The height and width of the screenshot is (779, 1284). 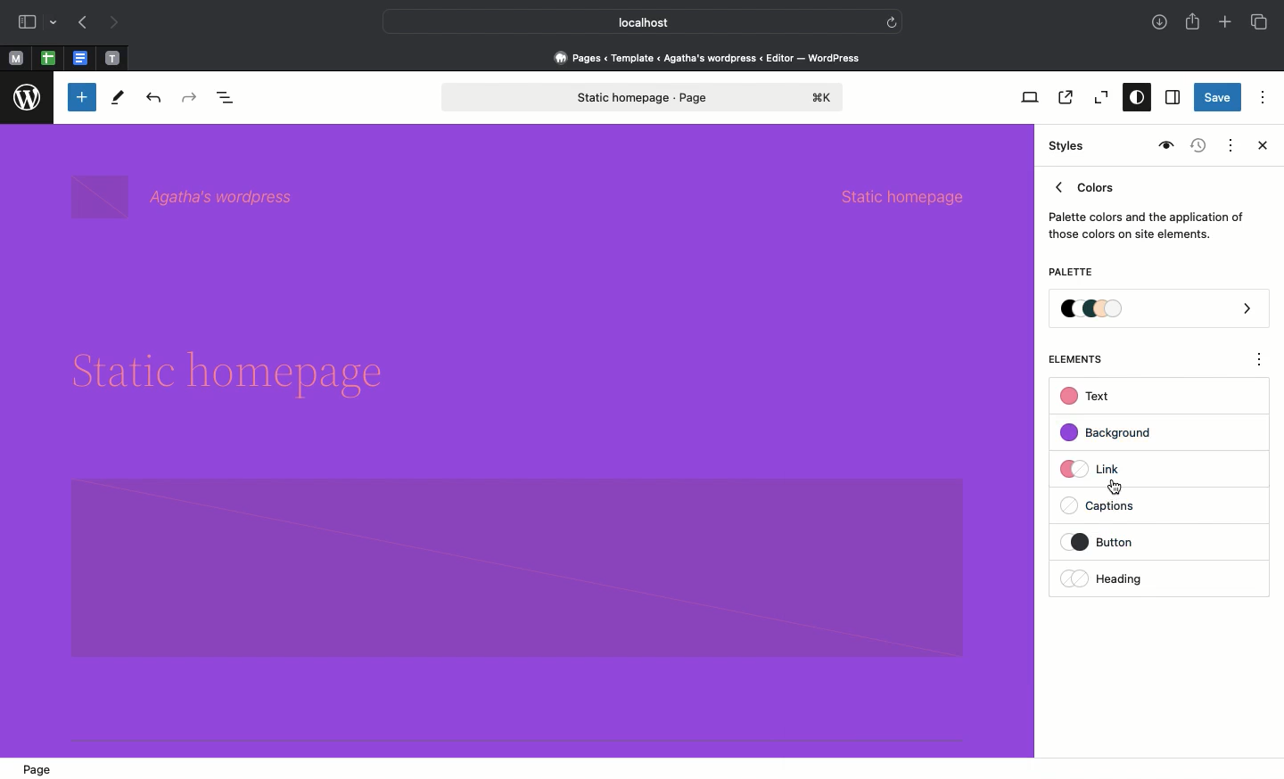 I want to click on Captions, so click(x=1107, y=507).